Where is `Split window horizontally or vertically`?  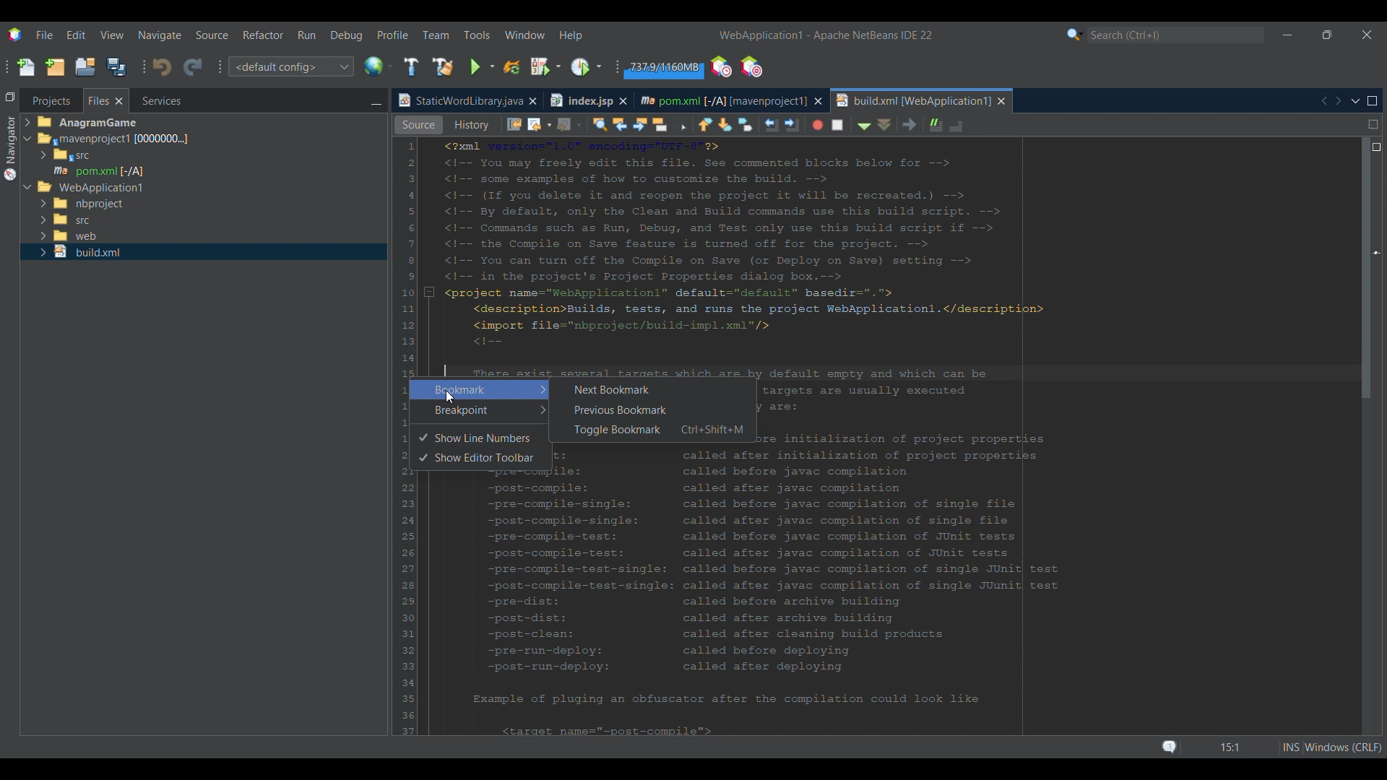 Split window horizontally or vertically is located at coordinates (1373, 124).